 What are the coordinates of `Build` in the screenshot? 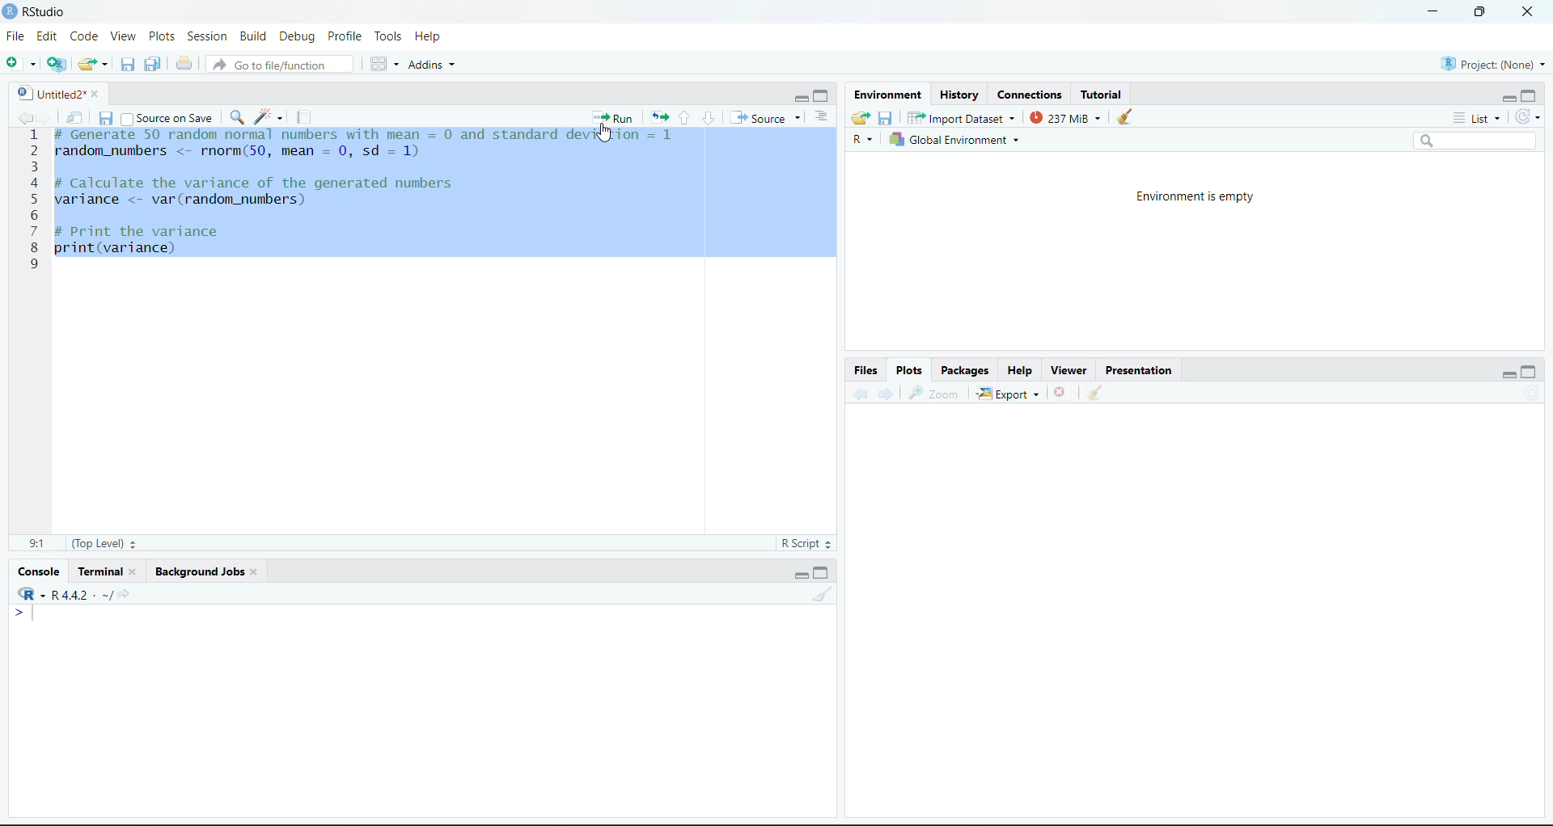 It's located at (252, 36).